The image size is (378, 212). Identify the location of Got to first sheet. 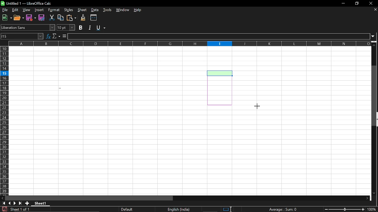
(4, 203).